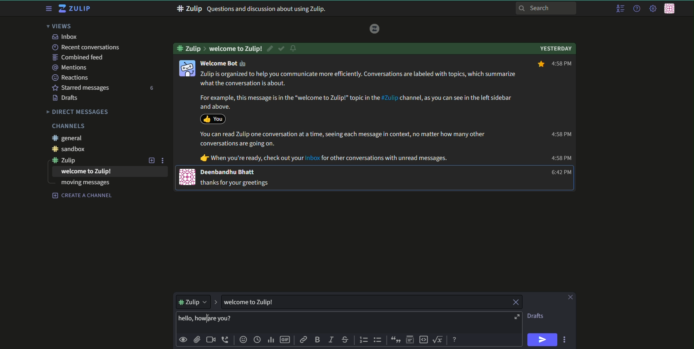 The width and height of the screenshot is (694, 349). I want to click on Drafts, so click(536, 316).